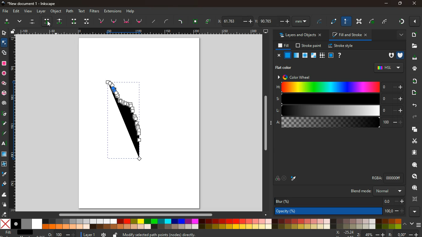 The height and width of the screenshot is (237, 422). I want to click on ice, so click(306, 56).